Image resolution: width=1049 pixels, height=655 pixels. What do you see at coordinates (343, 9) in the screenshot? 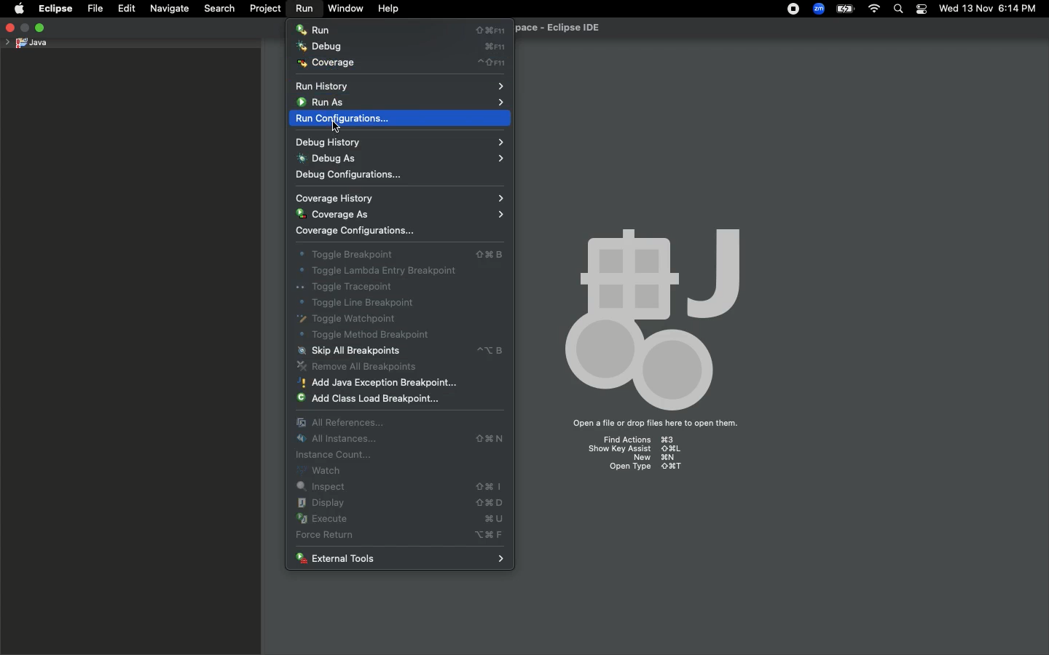
I see `Window` at bounding box center [343, 9].